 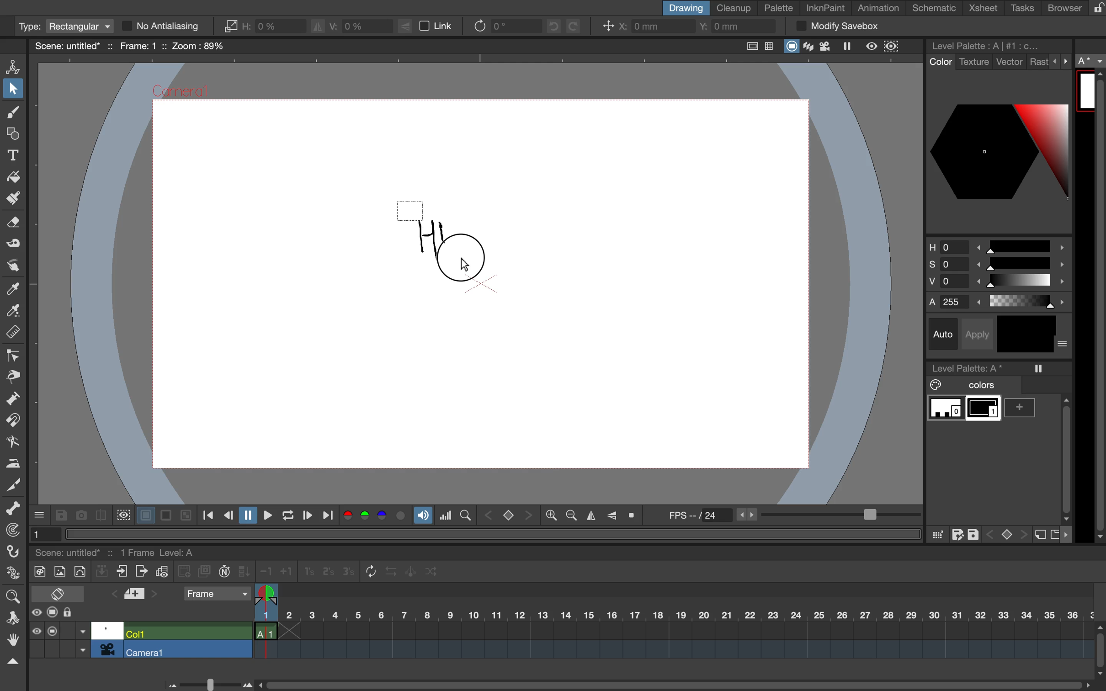 I want to click on previous frame, so click(x=228, y=516).